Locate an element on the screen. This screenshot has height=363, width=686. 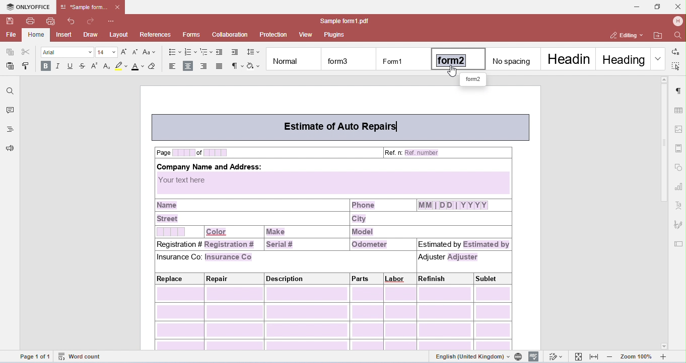
paste is located at coordinates (11, 66).